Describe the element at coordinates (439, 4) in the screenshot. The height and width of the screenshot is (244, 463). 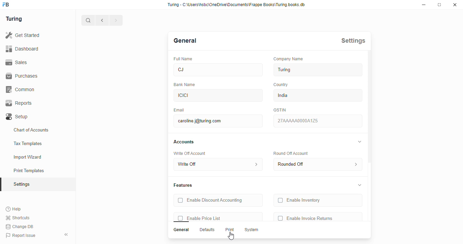
I see `toggle maximize` at that location.